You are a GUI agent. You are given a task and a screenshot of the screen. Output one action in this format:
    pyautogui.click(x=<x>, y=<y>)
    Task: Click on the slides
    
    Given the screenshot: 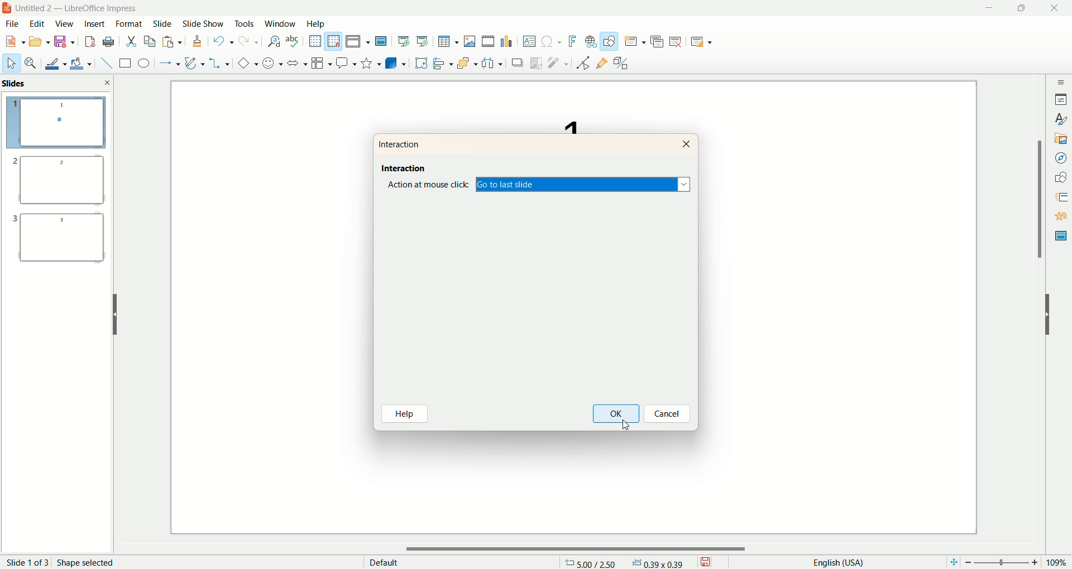 What is the action you would take?
    pyautogui.click(x=17, y=84)
    